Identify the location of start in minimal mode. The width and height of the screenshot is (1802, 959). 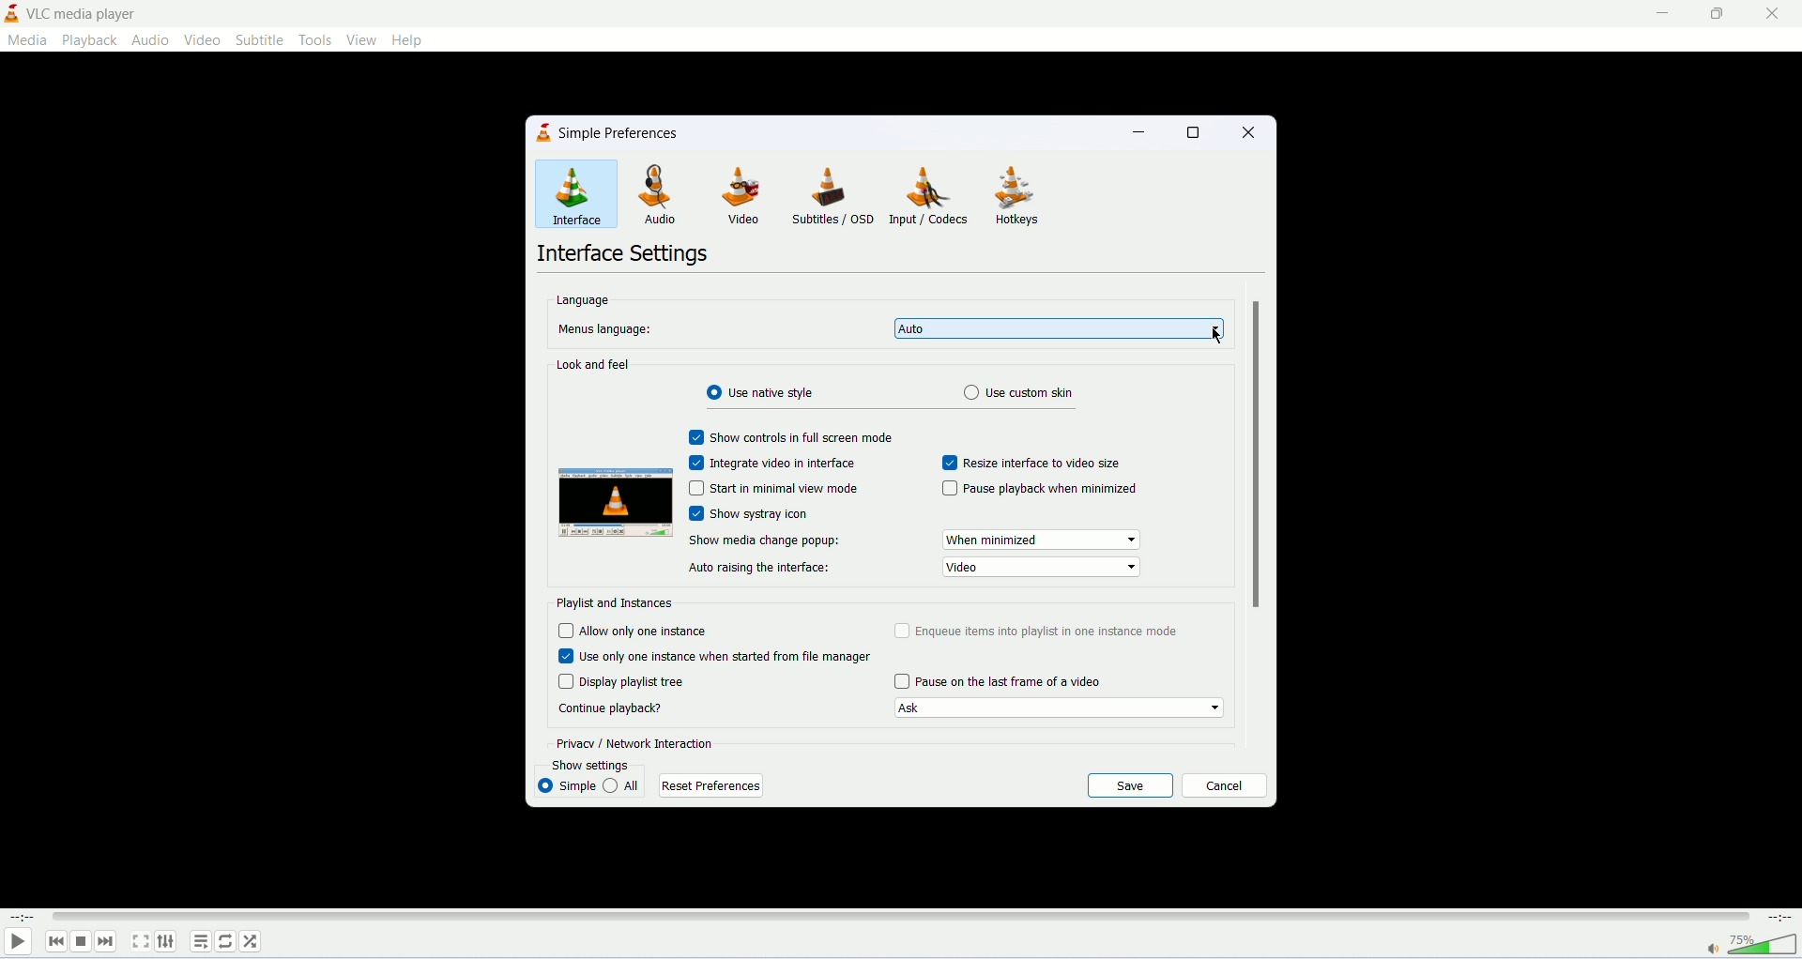
(772, 489).